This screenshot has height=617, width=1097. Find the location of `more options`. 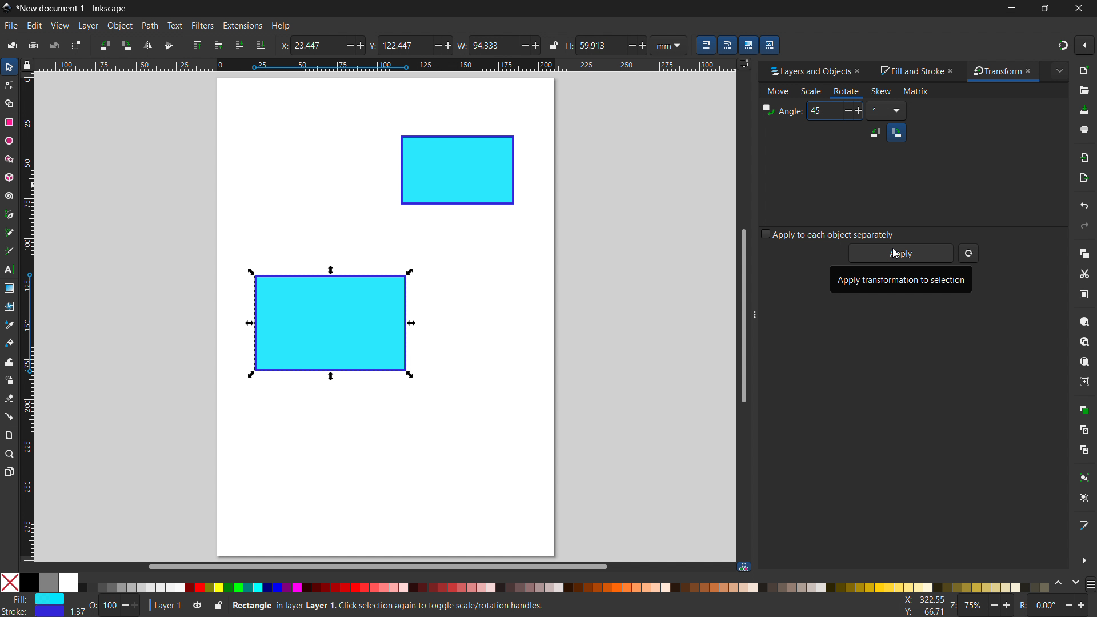

more options is located at coordinates (1084, 560).